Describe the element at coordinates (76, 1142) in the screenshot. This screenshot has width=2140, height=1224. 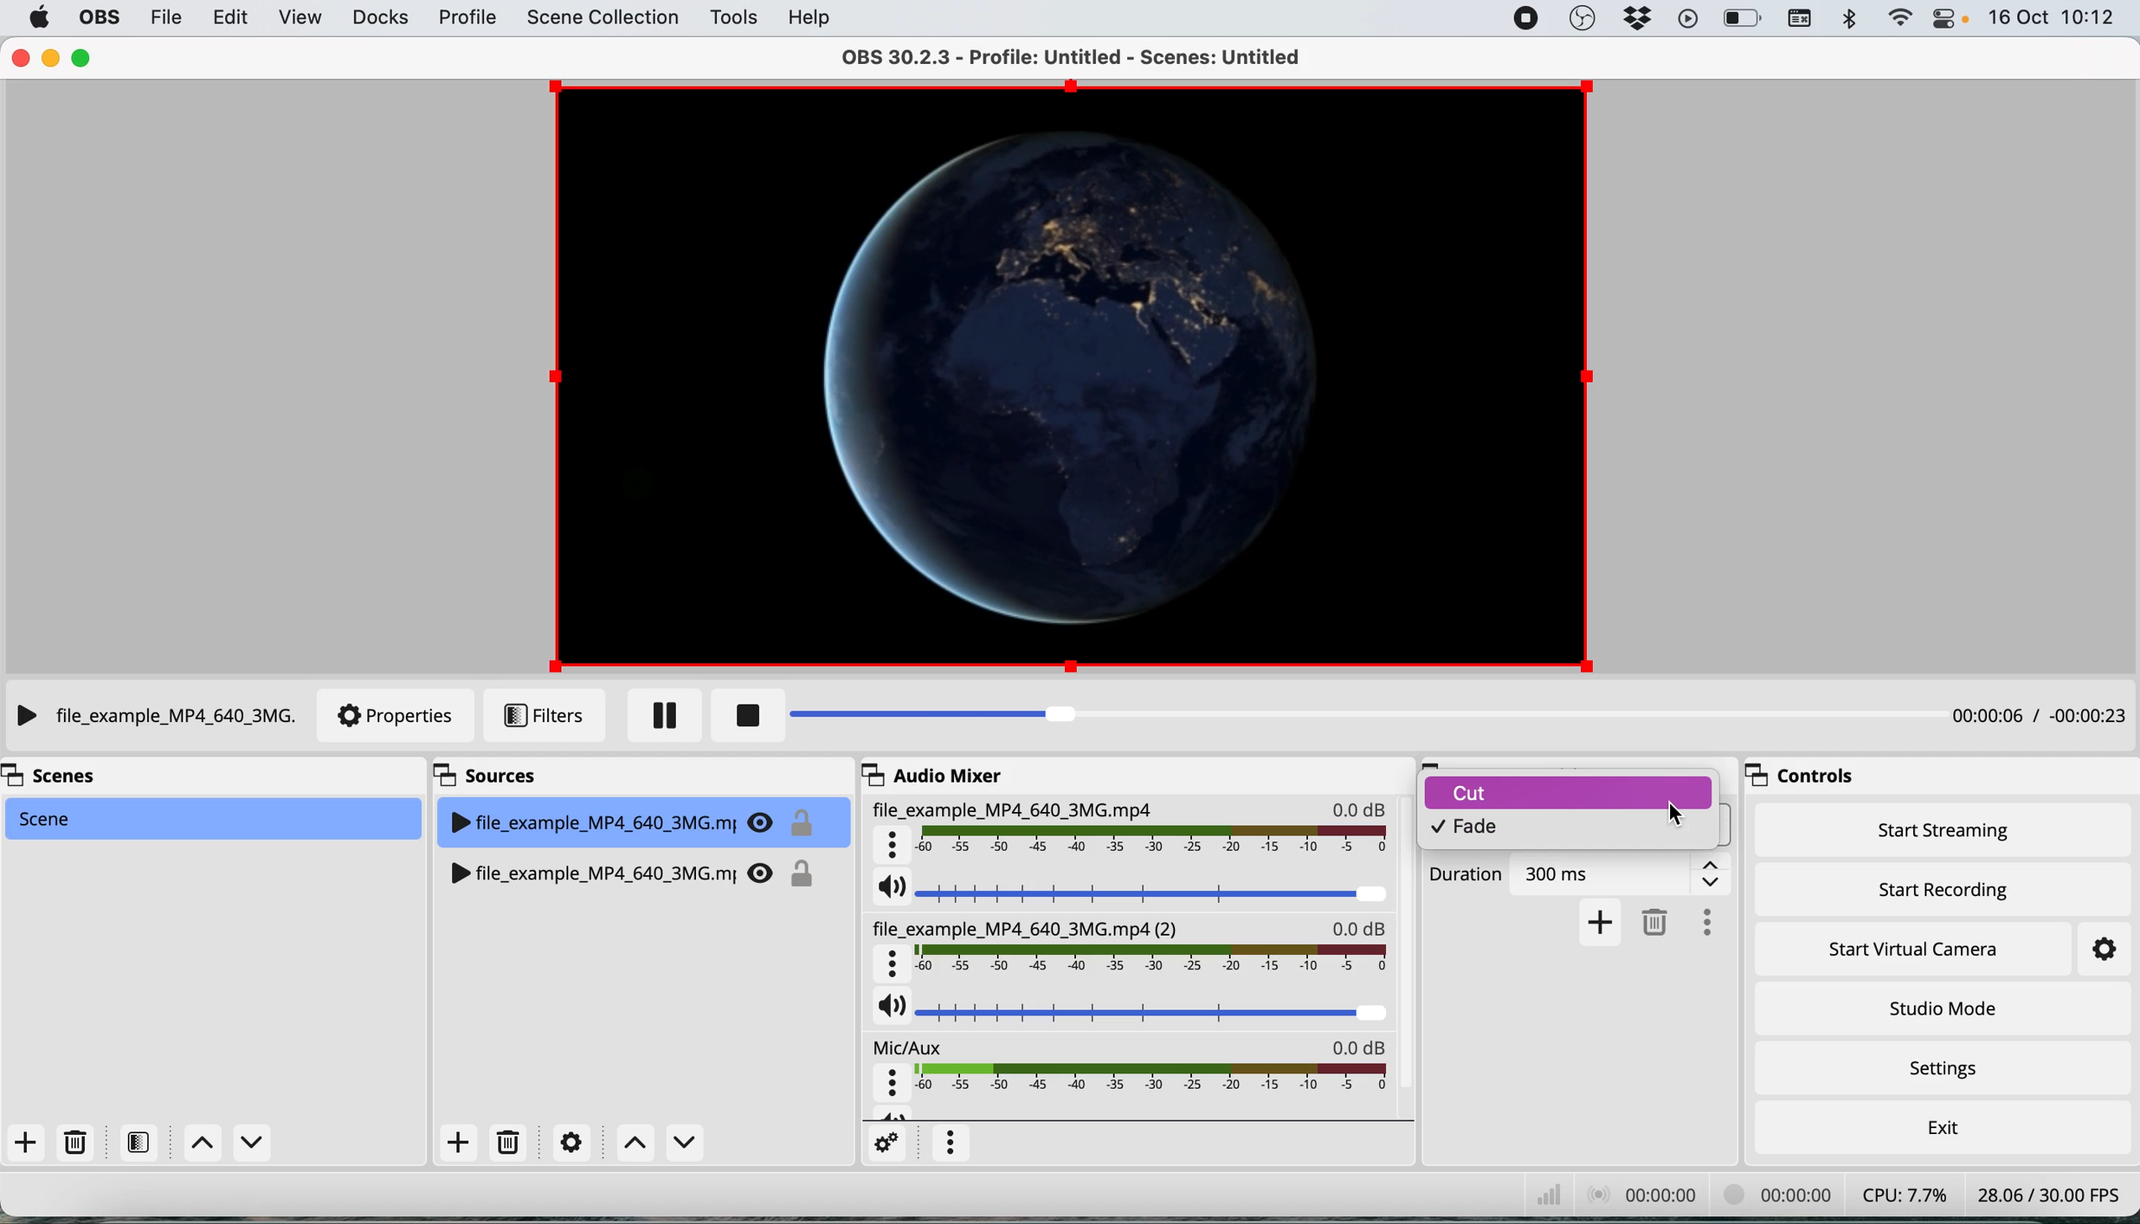
I see `delete scene` at that location.